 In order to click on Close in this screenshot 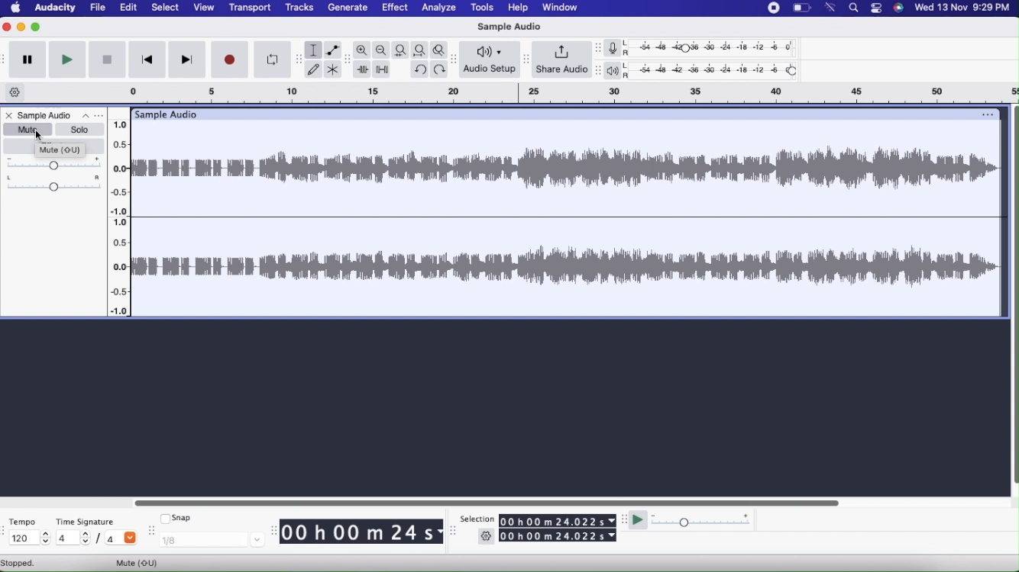, I will do `click(6, 27)`.